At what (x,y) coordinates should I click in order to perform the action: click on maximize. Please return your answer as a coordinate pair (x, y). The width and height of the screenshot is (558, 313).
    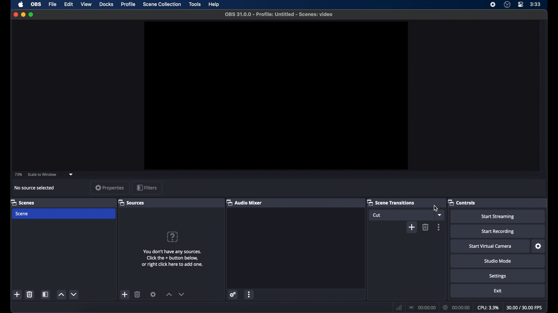
    Looking at the image, I should click on (31, 14).